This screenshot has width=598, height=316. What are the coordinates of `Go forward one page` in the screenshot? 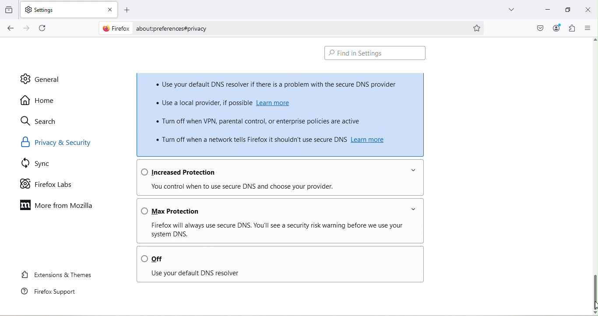 It's located at (26, 28).